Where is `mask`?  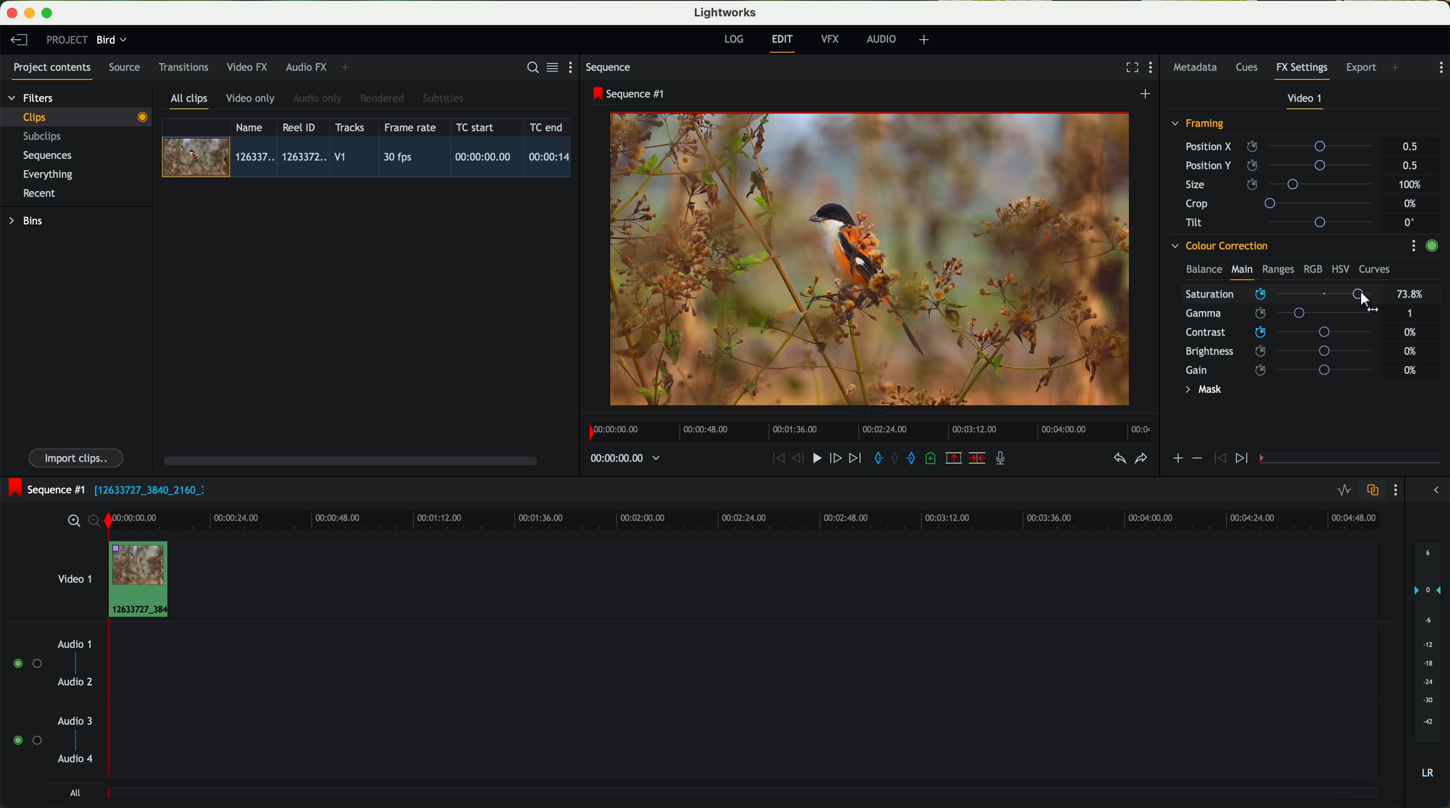
mask is located at coordinates (1201, 391).